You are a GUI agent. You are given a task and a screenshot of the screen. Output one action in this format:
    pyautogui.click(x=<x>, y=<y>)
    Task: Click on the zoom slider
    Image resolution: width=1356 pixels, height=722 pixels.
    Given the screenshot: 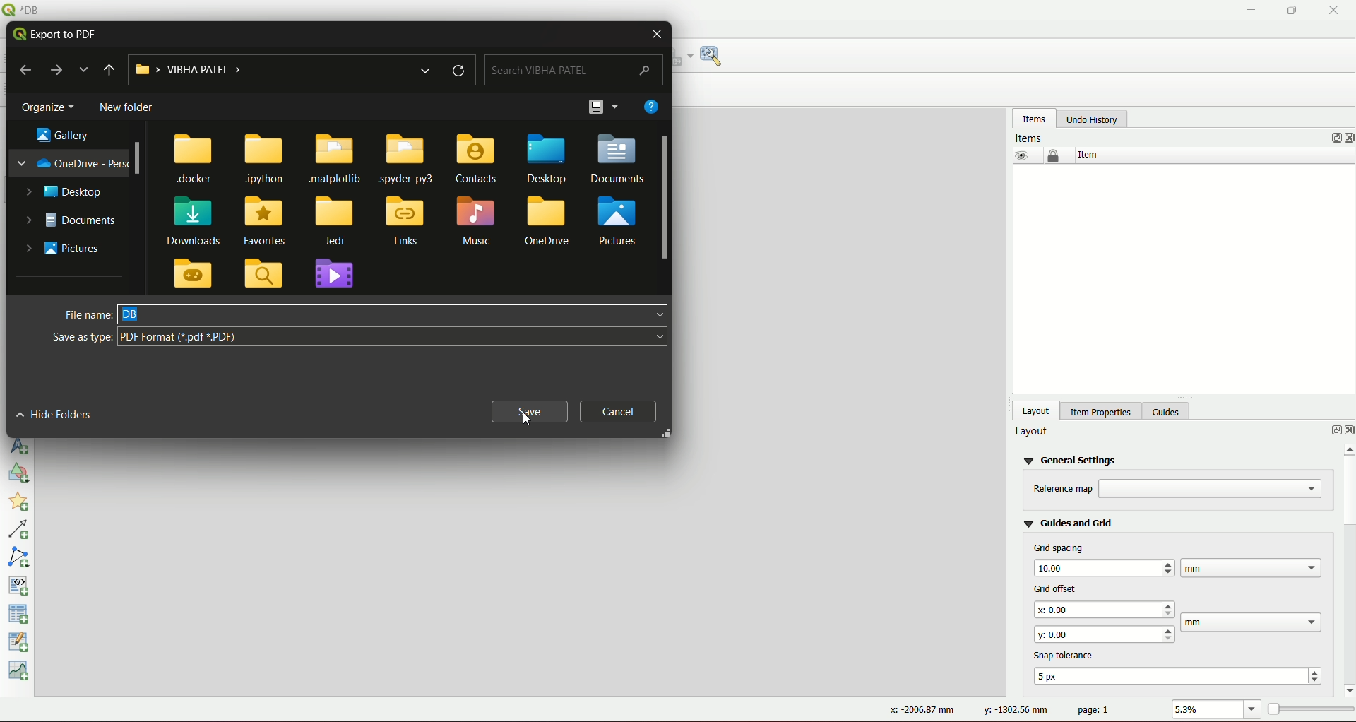 What is the action you would take?
    pyautogui.click(x=1309, y=708)
    